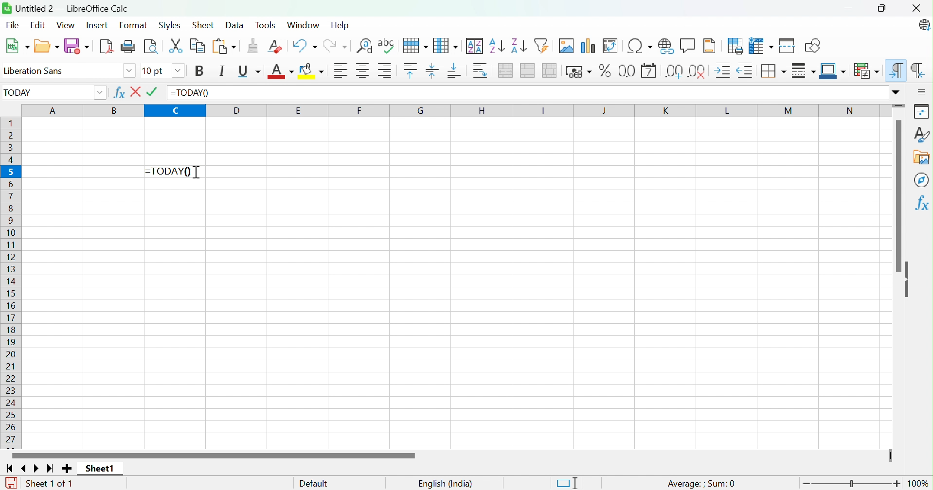  Describe the element at coordinates (483, 71) in the screenshot. I see `Wrap text` at that location.